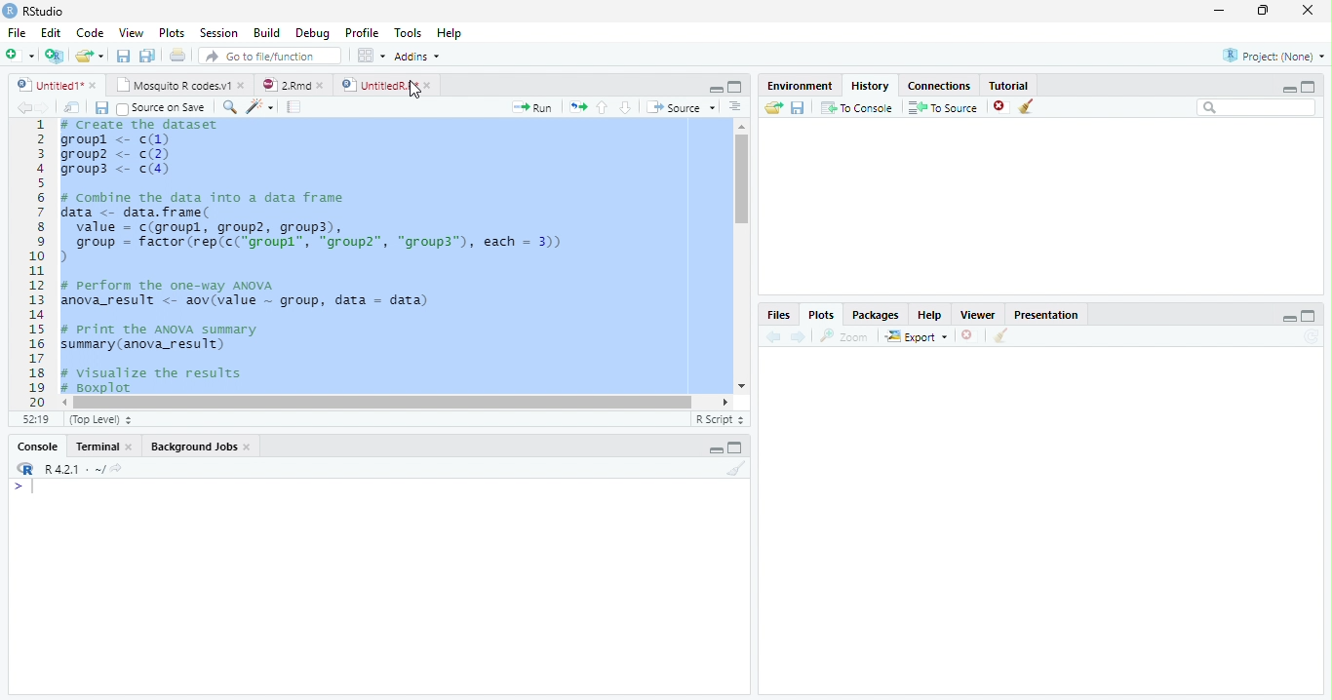  Describe the element at coordinates (878, 315) in the screenshot. I see `Packages` at that location.